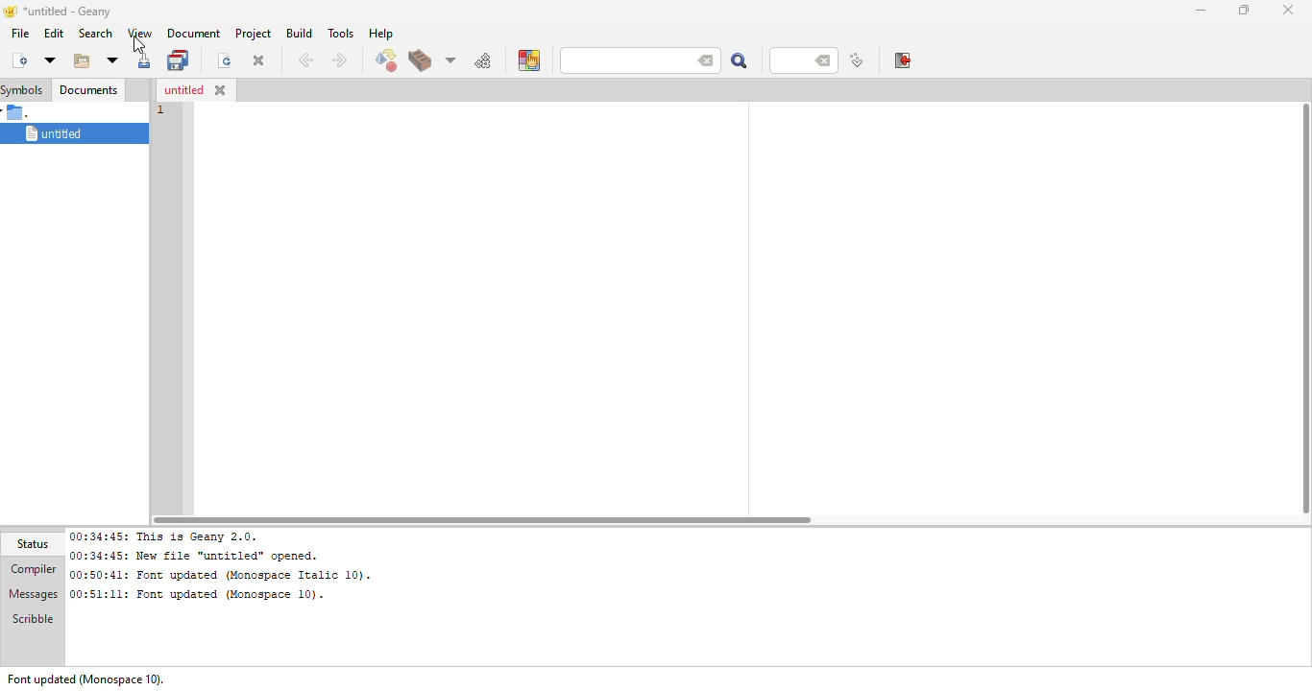  What do you see at coordinates (739, 60) in the screenshot?
I see `search` at bounding box center [739, 60].